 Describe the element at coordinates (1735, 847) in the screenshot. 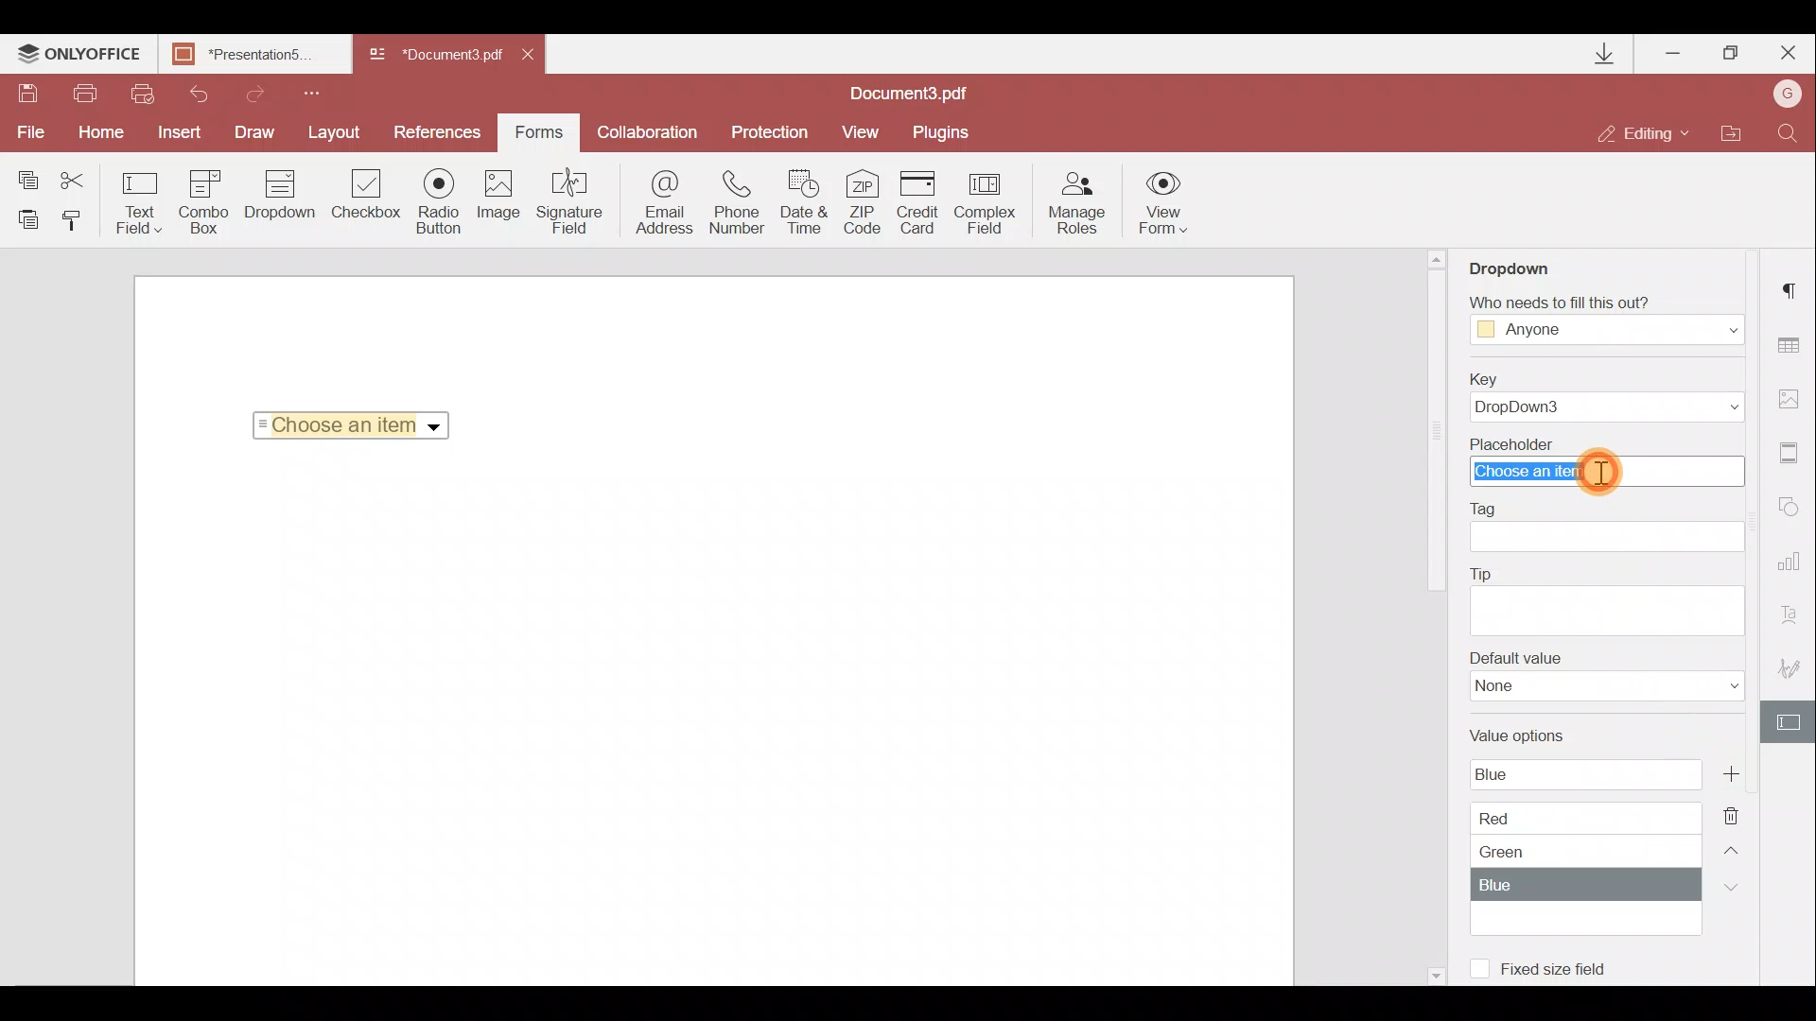

I see `Up` at that location.